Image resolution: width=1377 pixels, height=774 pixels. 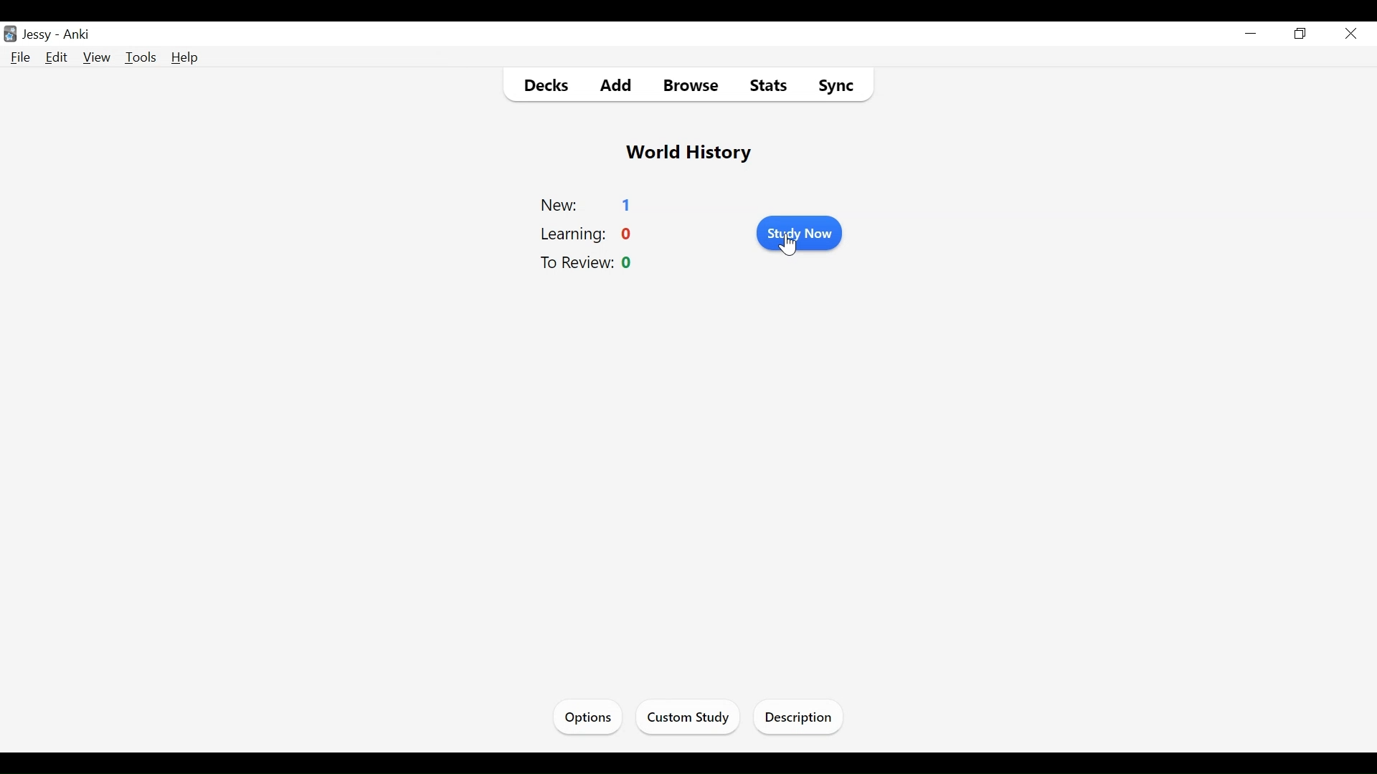 I want to click on New: 01, so click(x=590, y=204).